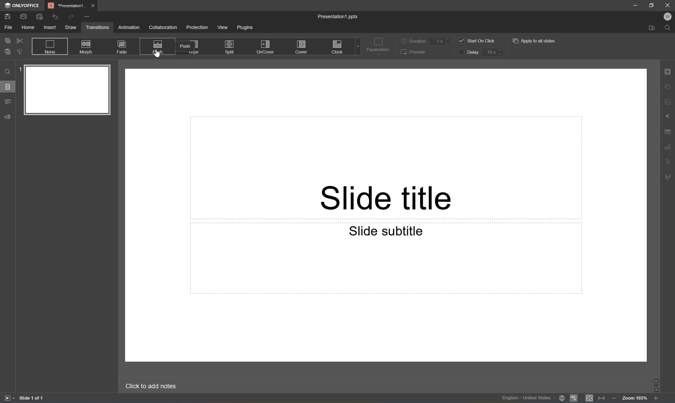 The width and height of the screenshot is (675, 403). Describe the element at coordinates (669, 178) in the screenshot. I see `Signature settings` at that location.